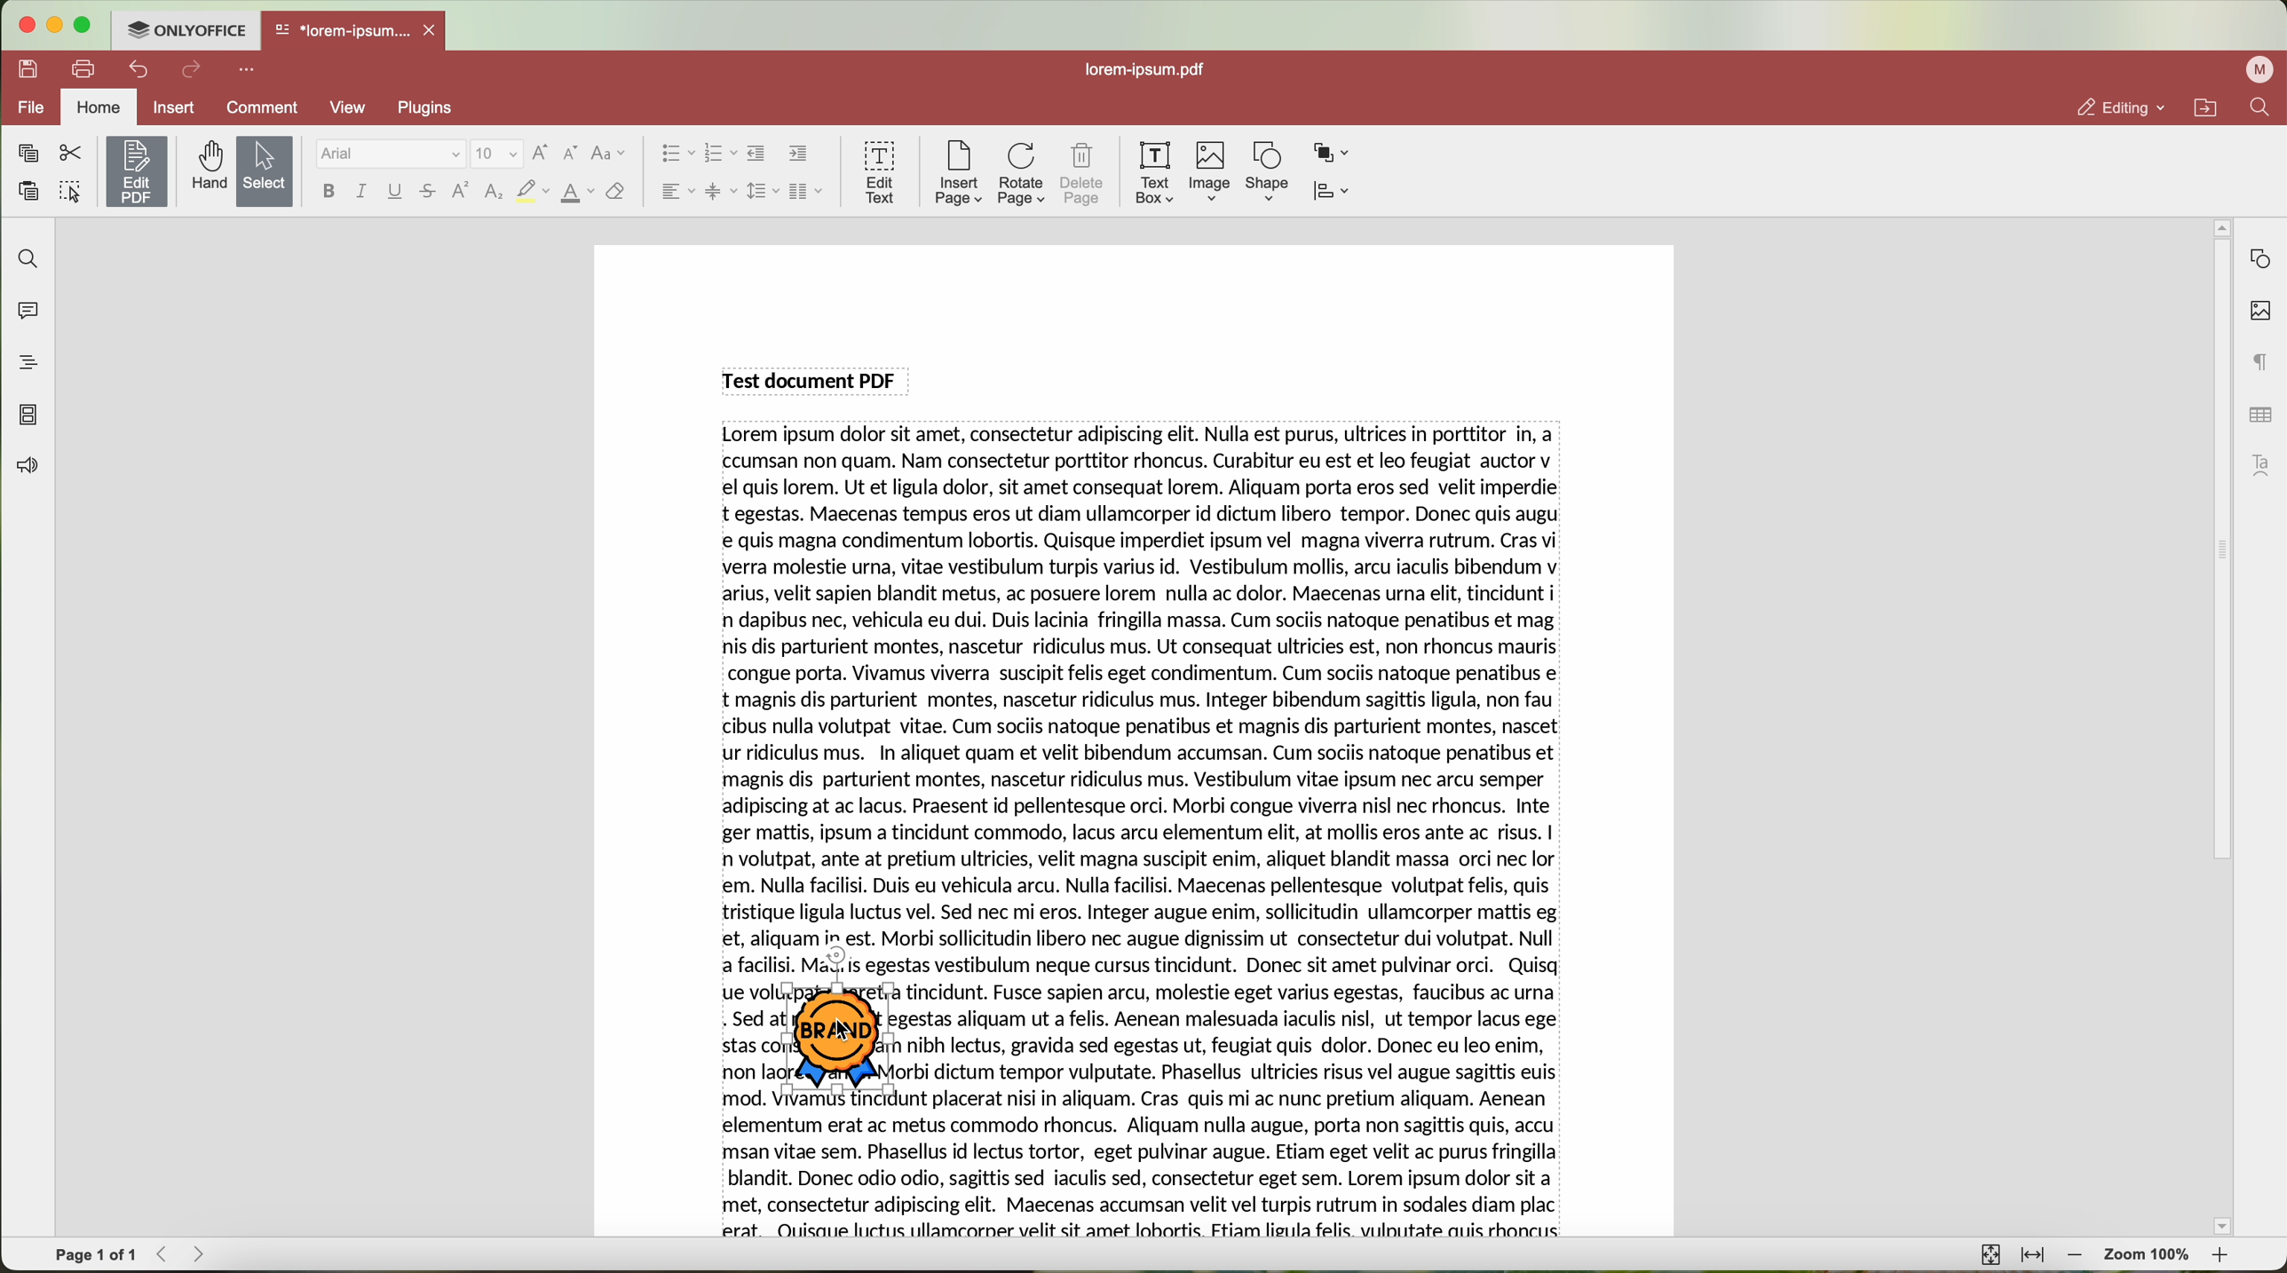  Describe the element at coordinates (808, 194) in the screenshot. I see `insert columns` at that location.